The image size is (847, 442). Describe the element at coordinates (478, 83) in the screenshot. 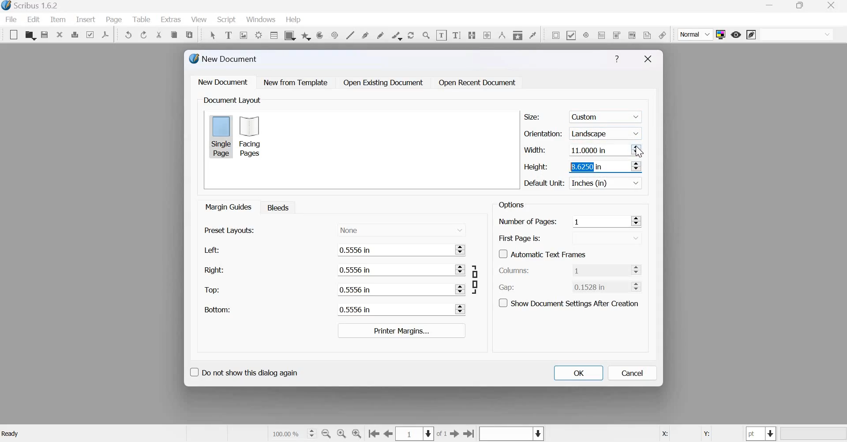

I see `Open Recent Document` at that location.